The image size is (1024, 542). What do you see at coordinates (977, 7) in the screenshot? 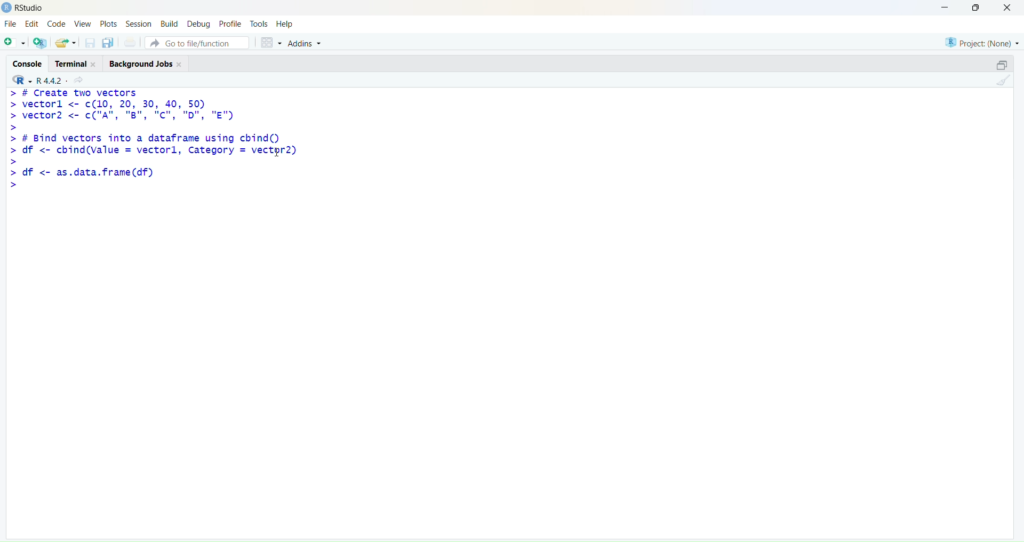
I see `Maximize` at bounding box center [977, 7].